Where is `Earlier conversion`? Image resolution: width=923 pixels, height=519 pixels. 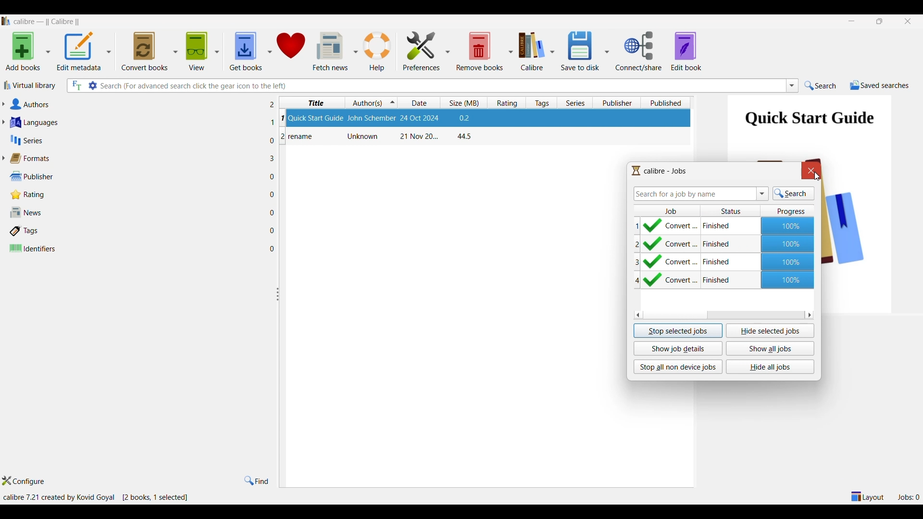
Earlier conversion is located at coordinates (723, 244).